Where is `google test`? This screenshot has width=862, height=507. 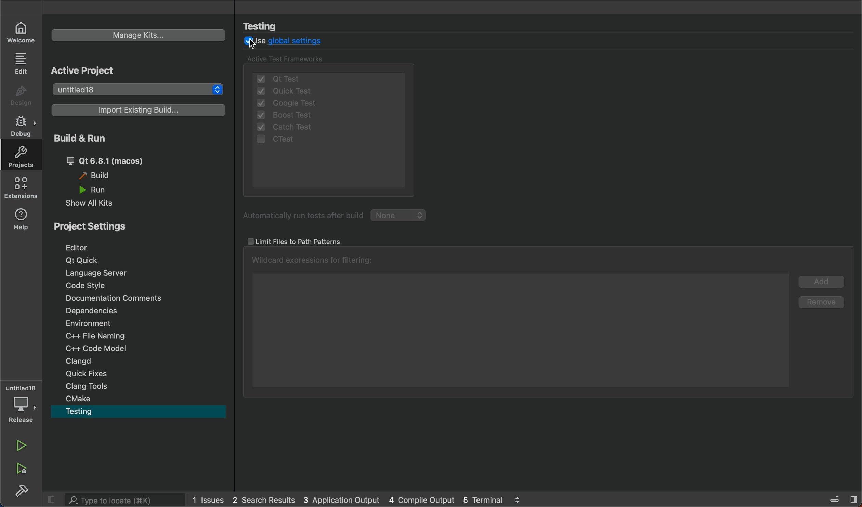 google test is located at coordinates (288, 104).